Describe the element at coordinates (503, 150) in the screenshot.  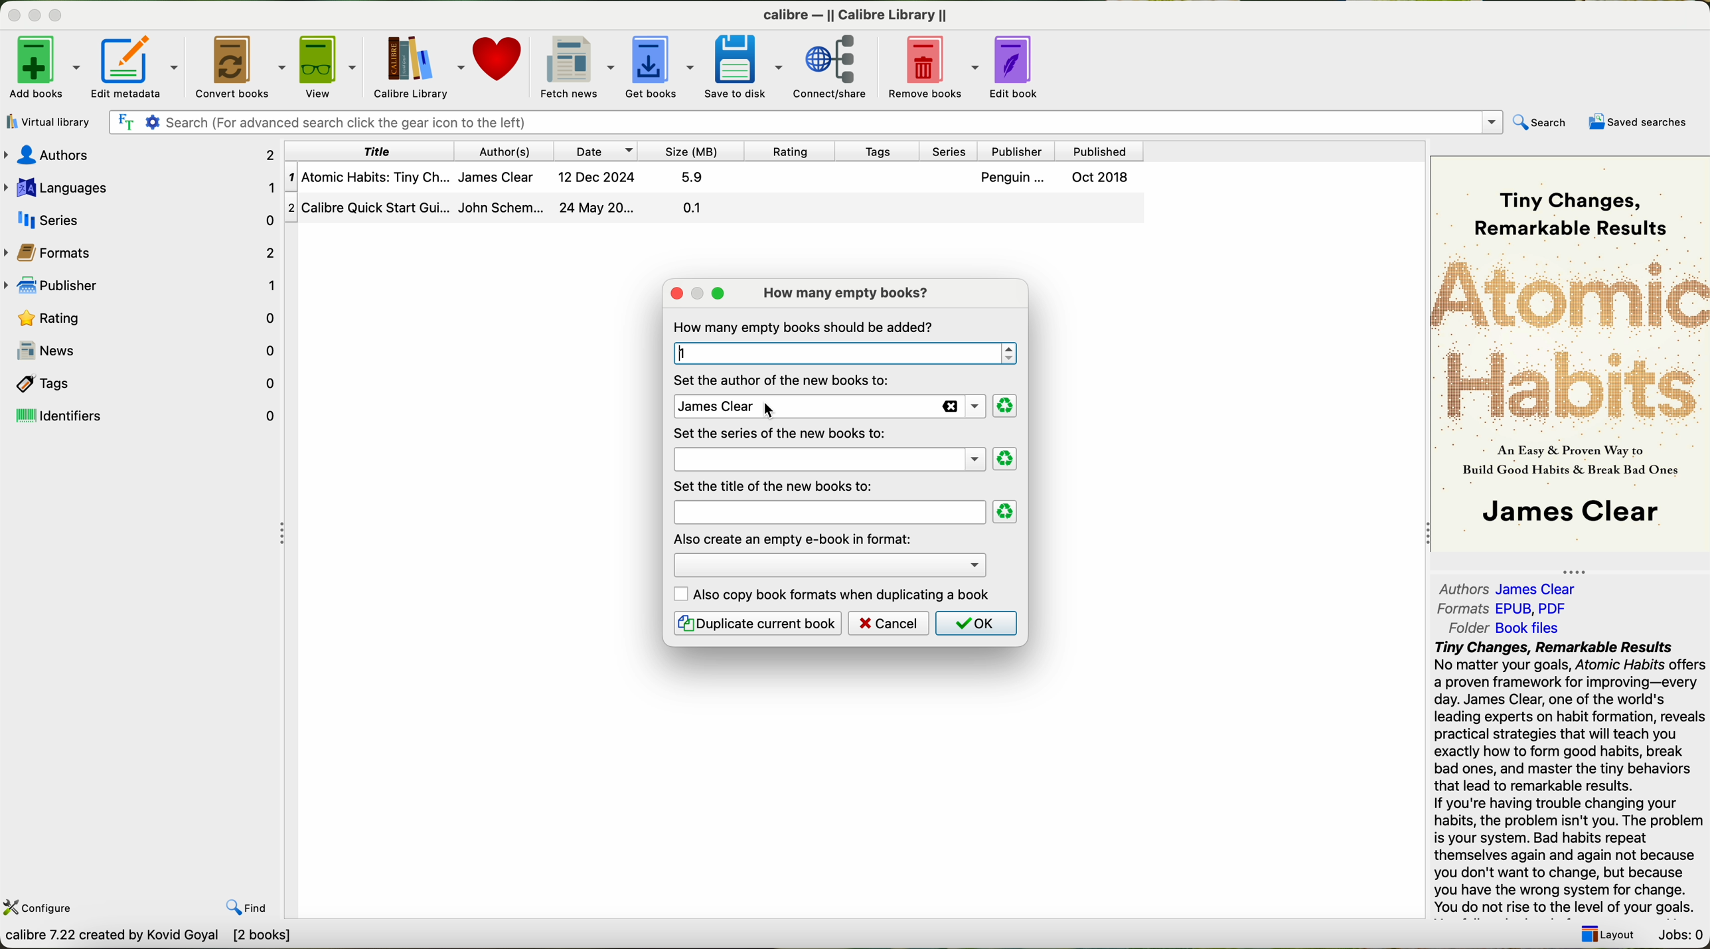
I see `authors` at that location.